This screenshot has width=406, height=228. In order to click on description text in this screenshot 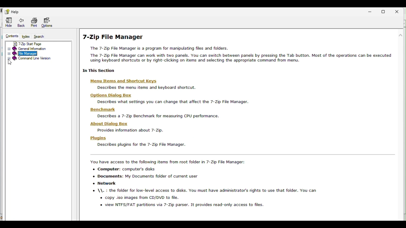, I will do `click(155, 117)`.